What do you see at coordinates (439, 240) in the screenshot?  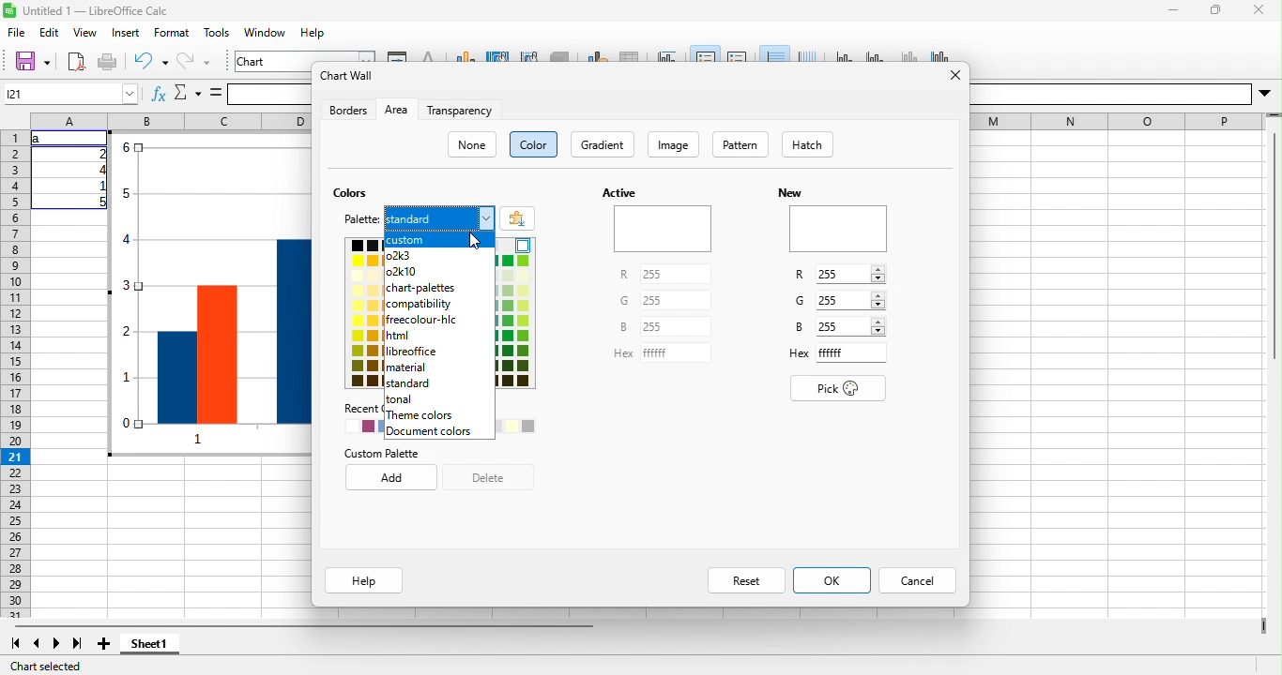 I see `custom highlighted` at bounding box center [439, 240].